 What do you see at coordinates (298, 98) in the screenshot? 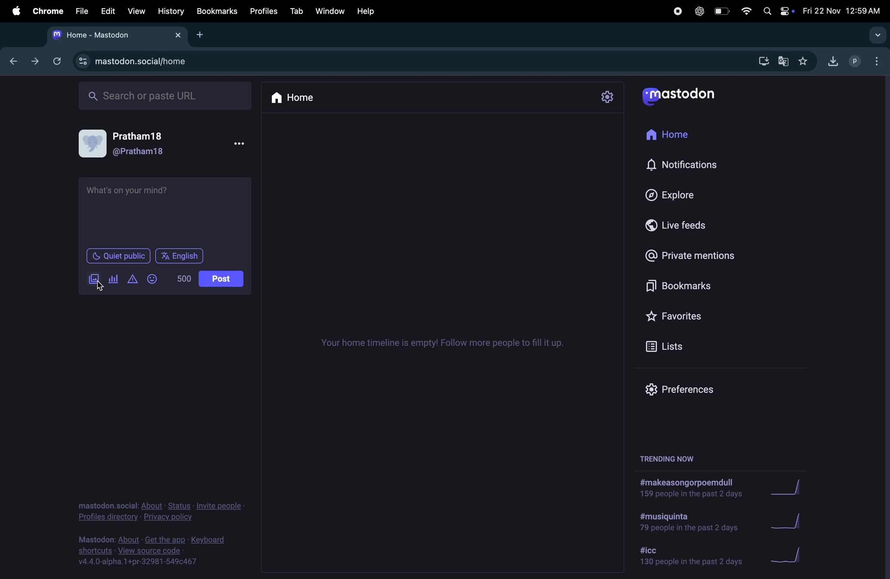
I see `home` at bounding box center [298, 98].